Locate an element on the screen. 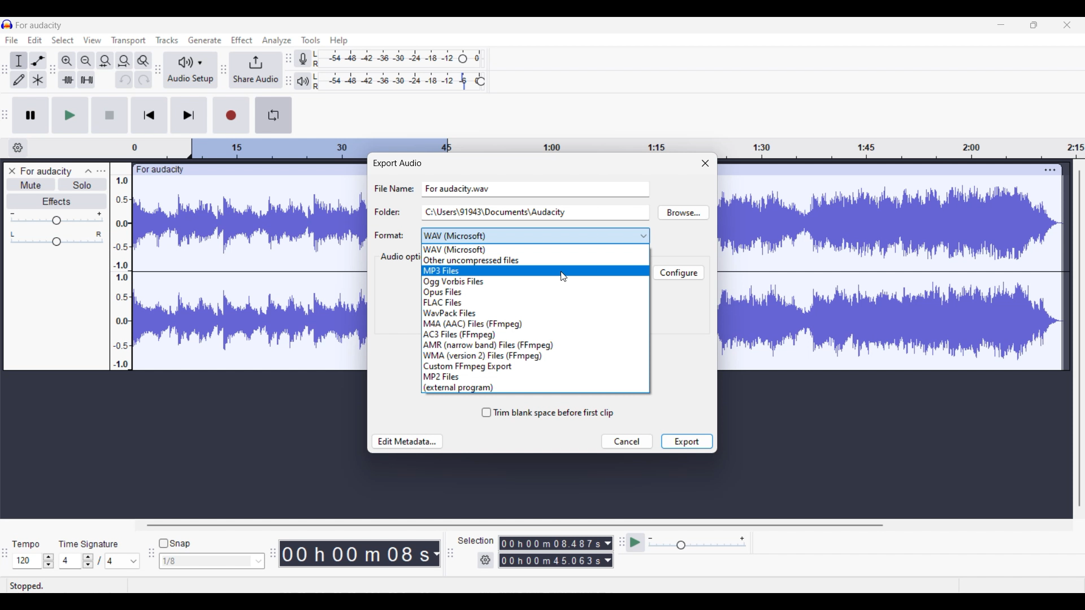  Duration measurement is located at coordinates (608, 543).